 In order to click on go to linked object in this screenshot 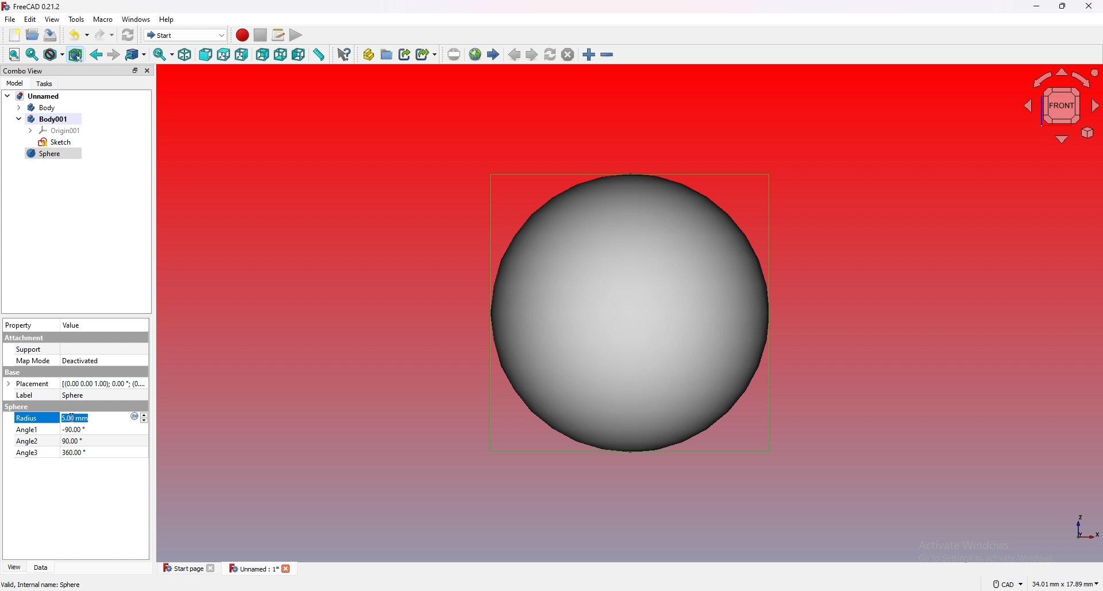, I will do `click(136, 55)`.